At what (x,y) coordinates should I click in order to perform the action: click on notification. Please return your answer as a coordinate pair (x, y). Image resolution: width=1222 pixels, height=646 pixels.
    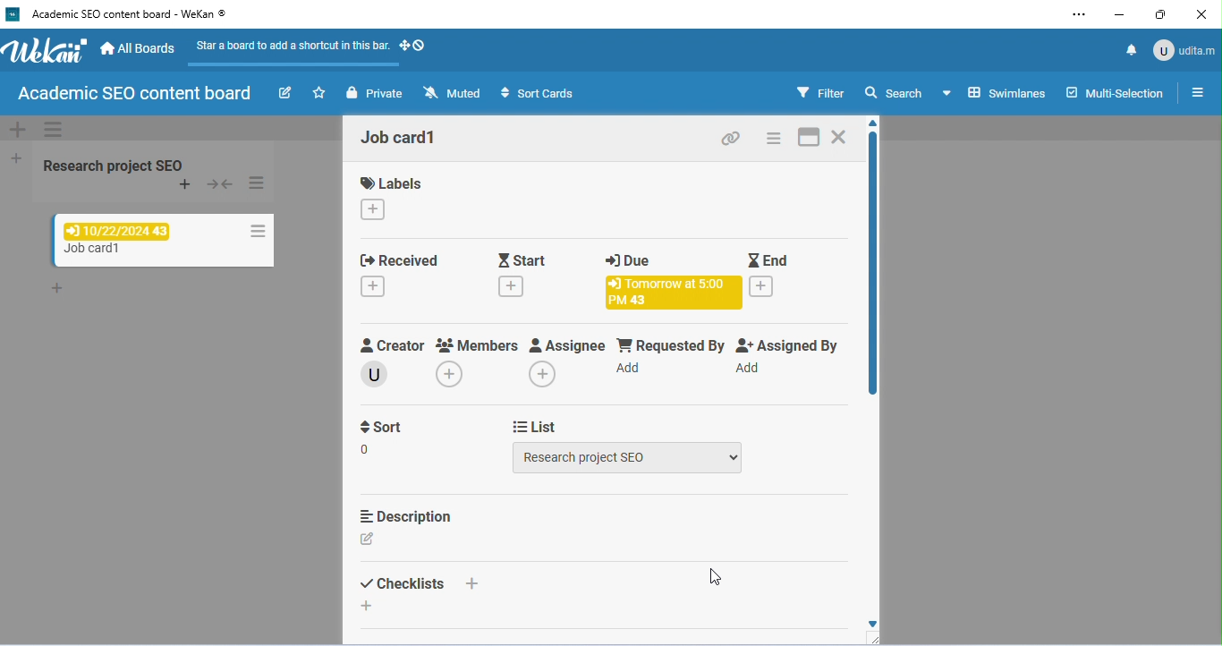
    Looking at the image, I should click on (1128, 48).